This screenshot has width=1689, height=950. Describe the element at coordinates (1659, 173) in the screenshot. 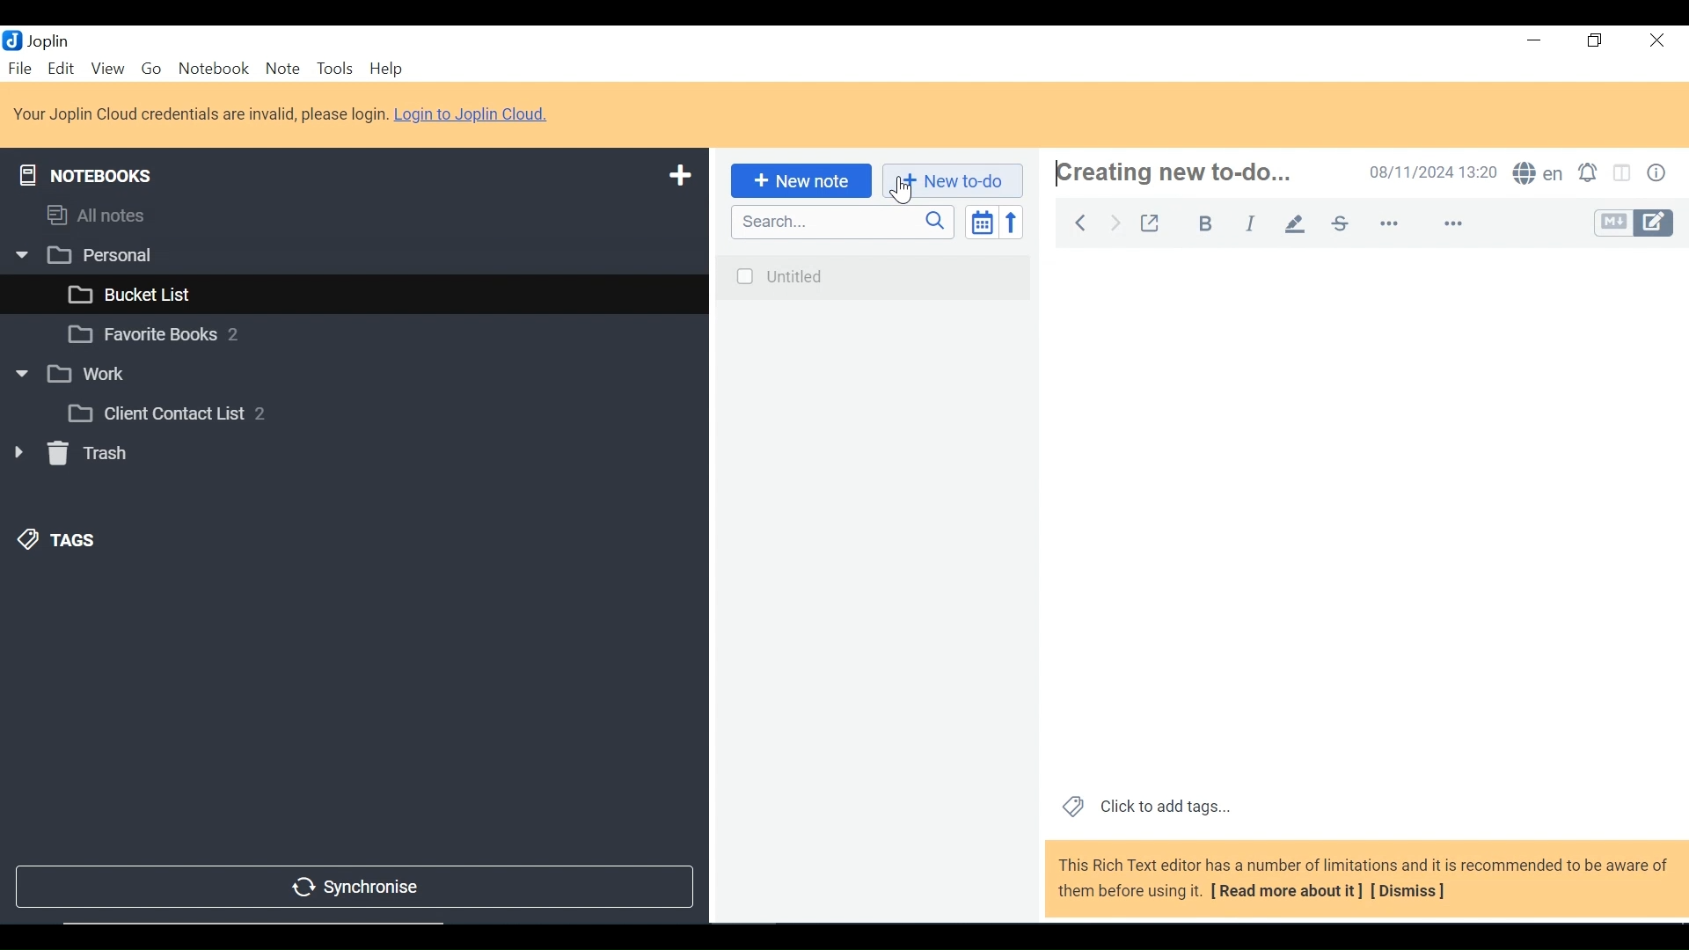

I see `Note Properties` at that location.